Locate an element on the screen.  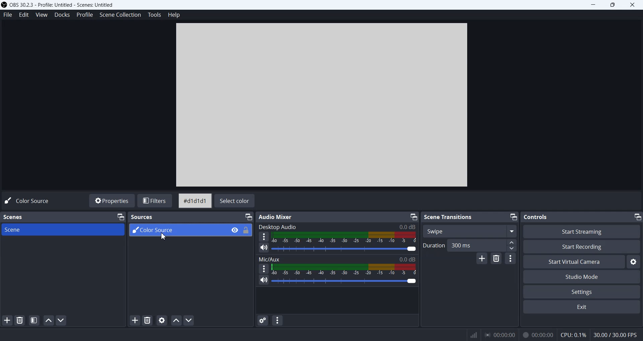
Add Scene is located at coordinates (7, 320).